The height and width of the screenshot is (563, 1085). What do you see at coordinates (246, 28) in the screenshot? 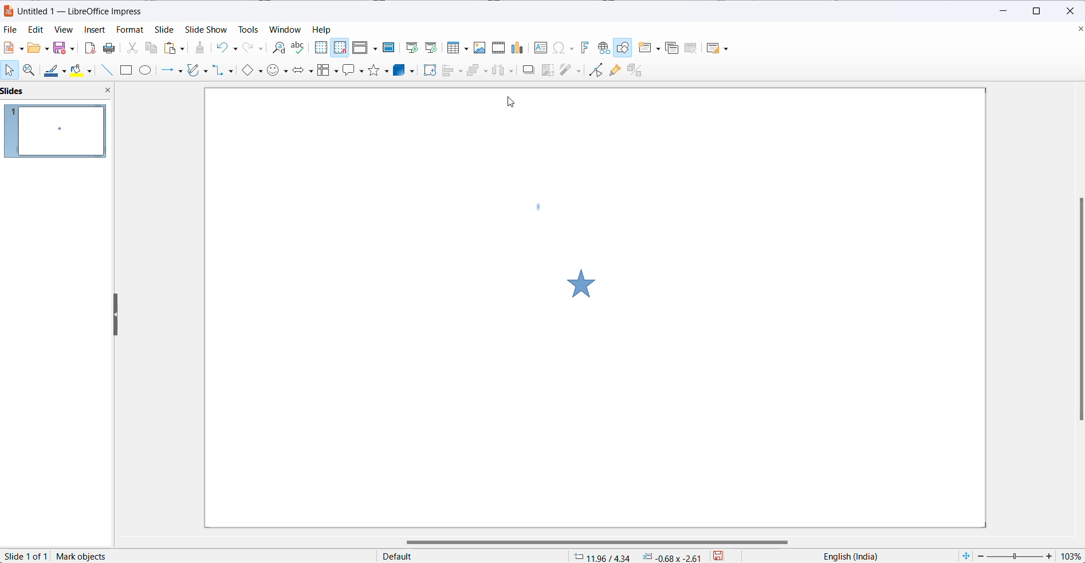
I see `tools` at bounding box center [246, 28].